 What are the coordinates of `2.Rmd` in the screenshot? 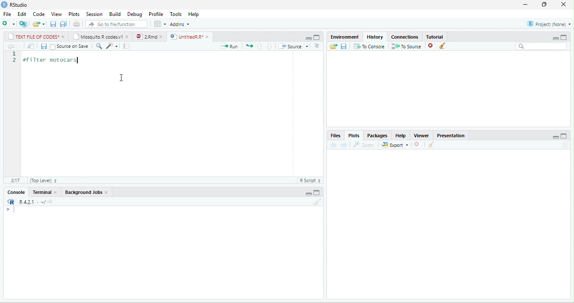 It's located at (146, 37).